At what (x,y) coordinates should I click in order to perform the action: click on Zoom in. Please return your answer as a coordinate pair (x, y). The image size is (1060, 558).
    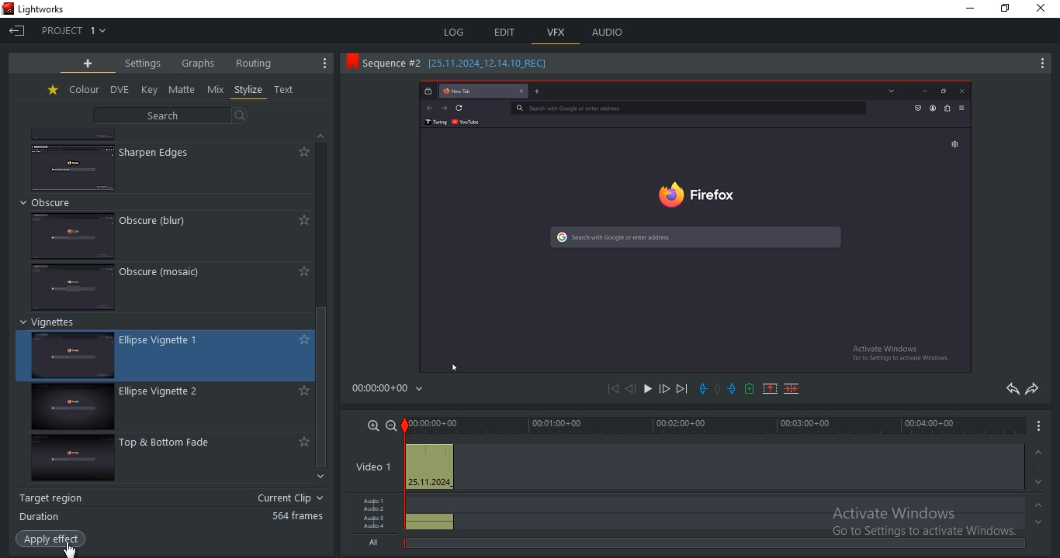
    Looking at the image, I should click on (371, 425).